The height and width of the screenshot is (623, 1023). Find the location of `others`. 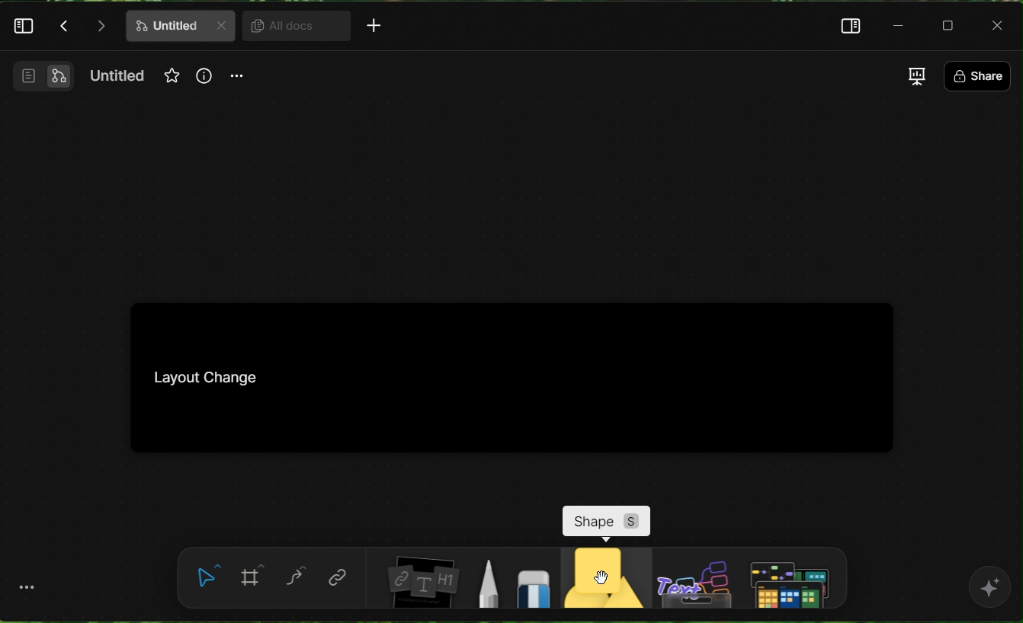

others is located at coordinates (694, 576).